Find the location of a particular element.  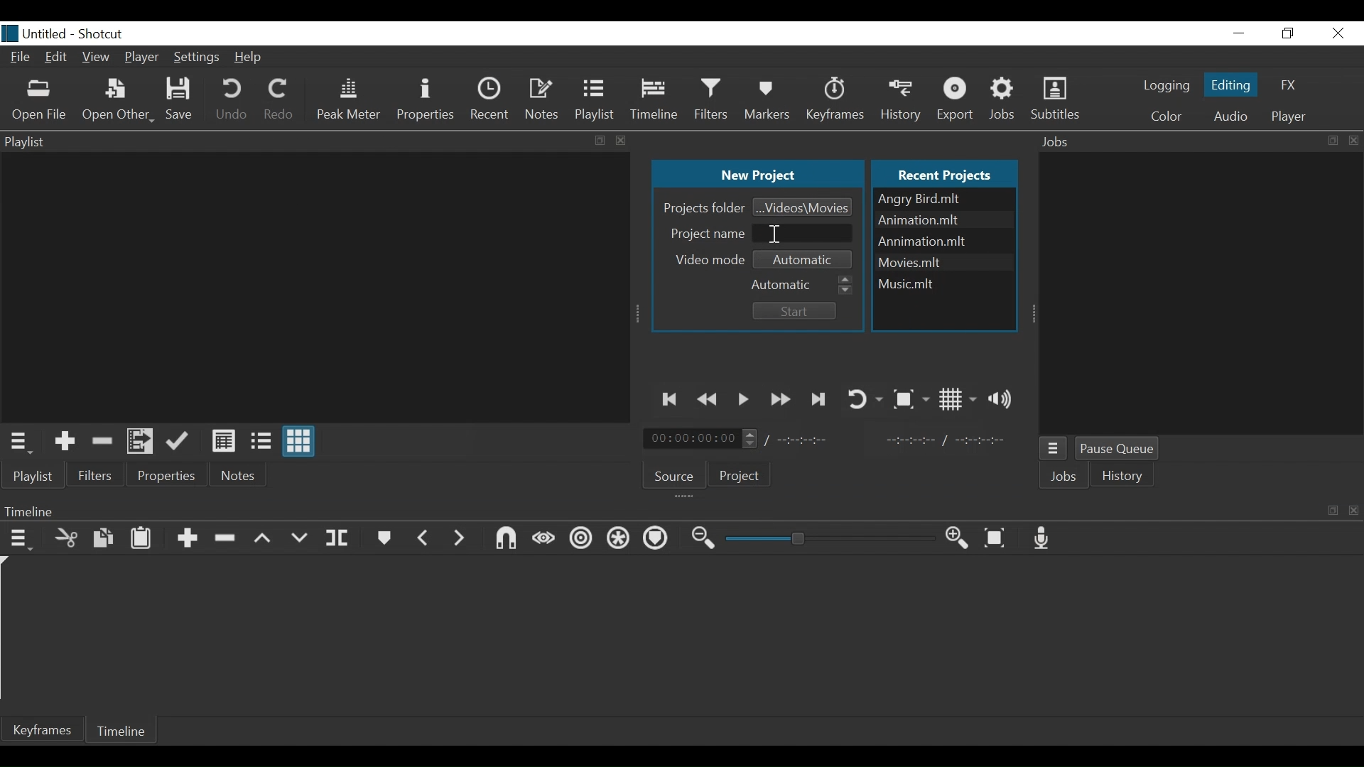

File name is located at coordinates (943, 281).